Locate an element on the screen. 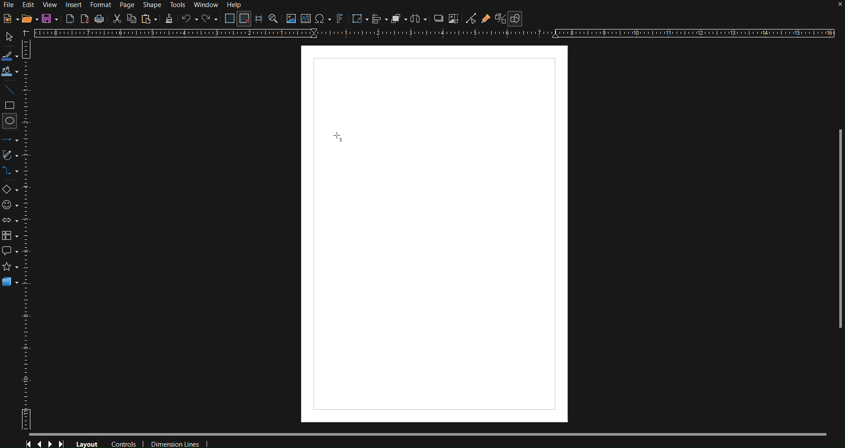  Toggle Point Edit Mode is located at coordinates (471, 20).